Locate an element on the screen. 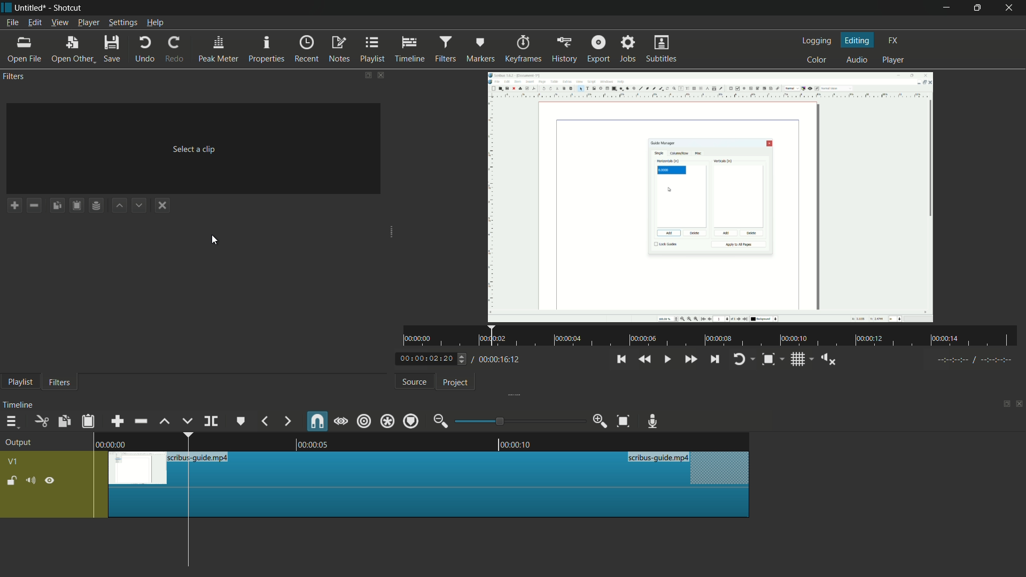 The image size is (1026, 577). ripple markers is located at coordinates (411, 420).